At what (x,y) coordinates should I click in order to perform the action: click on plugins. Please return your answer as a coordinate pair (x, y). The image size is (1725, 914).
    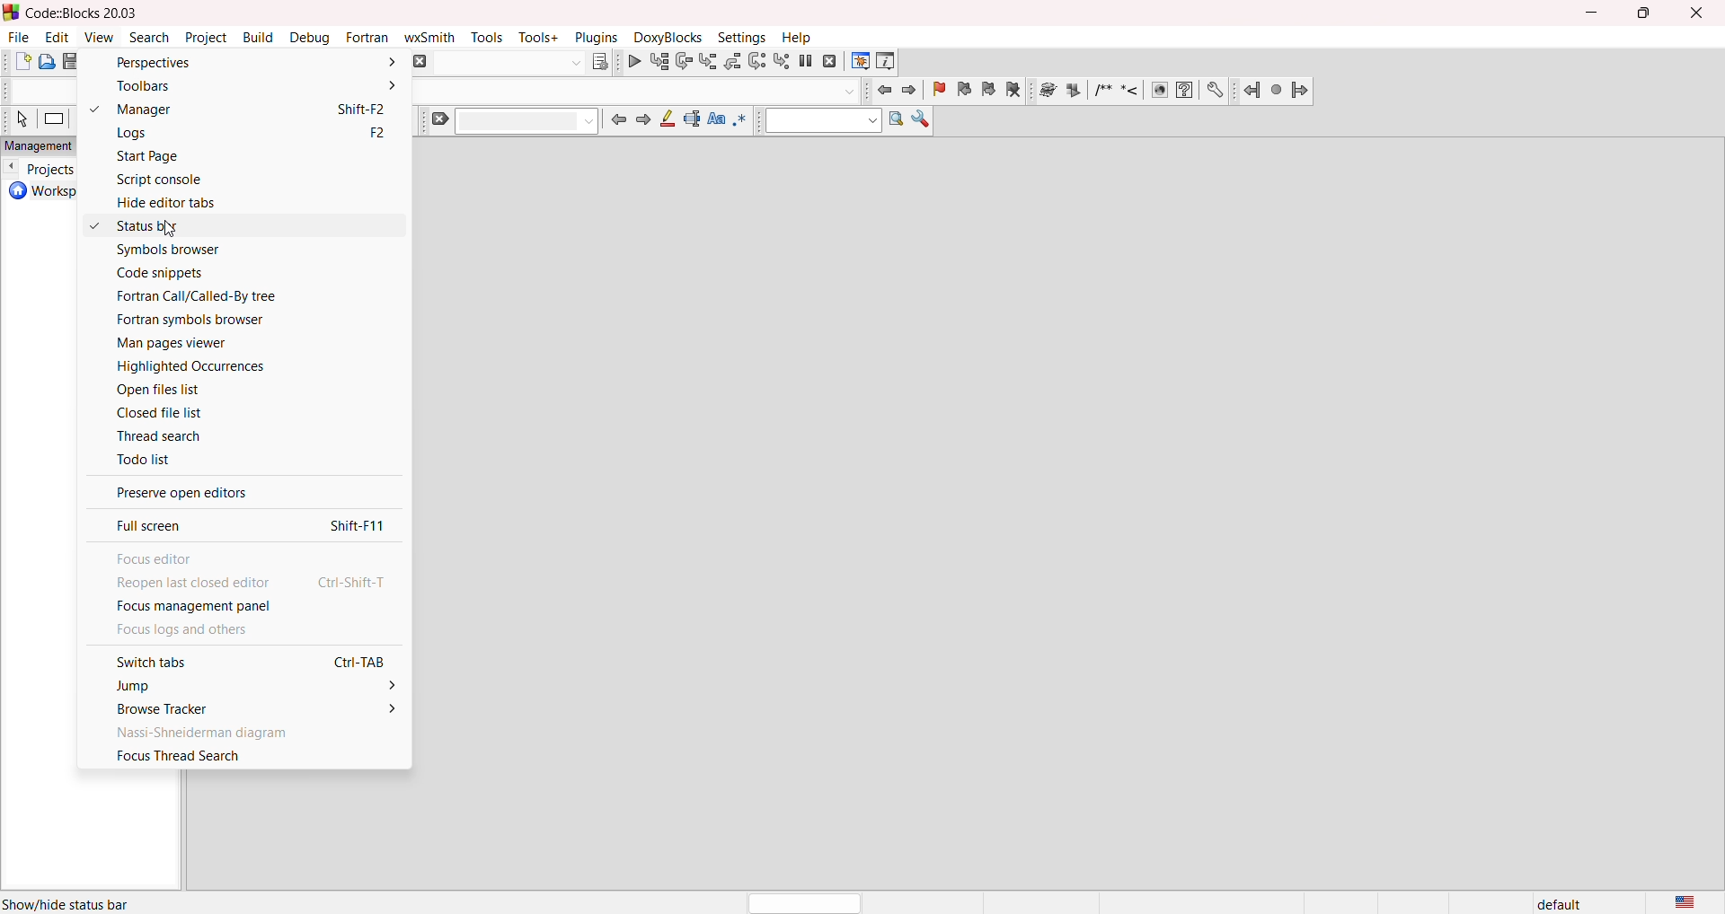
    Looking at the image, I should click on (597, 38).